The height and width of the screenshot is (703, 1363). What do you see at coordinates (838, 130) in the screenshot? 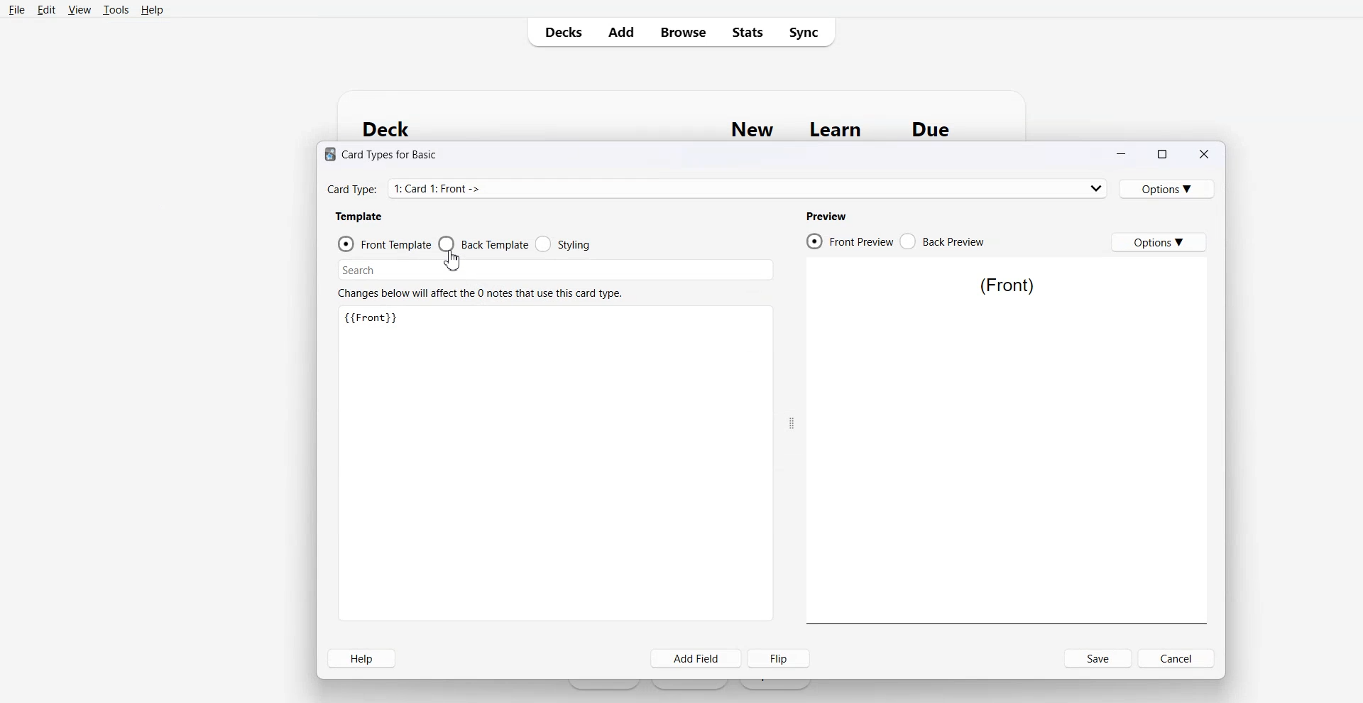
I see `Learn` at bounding box center [838, 130].